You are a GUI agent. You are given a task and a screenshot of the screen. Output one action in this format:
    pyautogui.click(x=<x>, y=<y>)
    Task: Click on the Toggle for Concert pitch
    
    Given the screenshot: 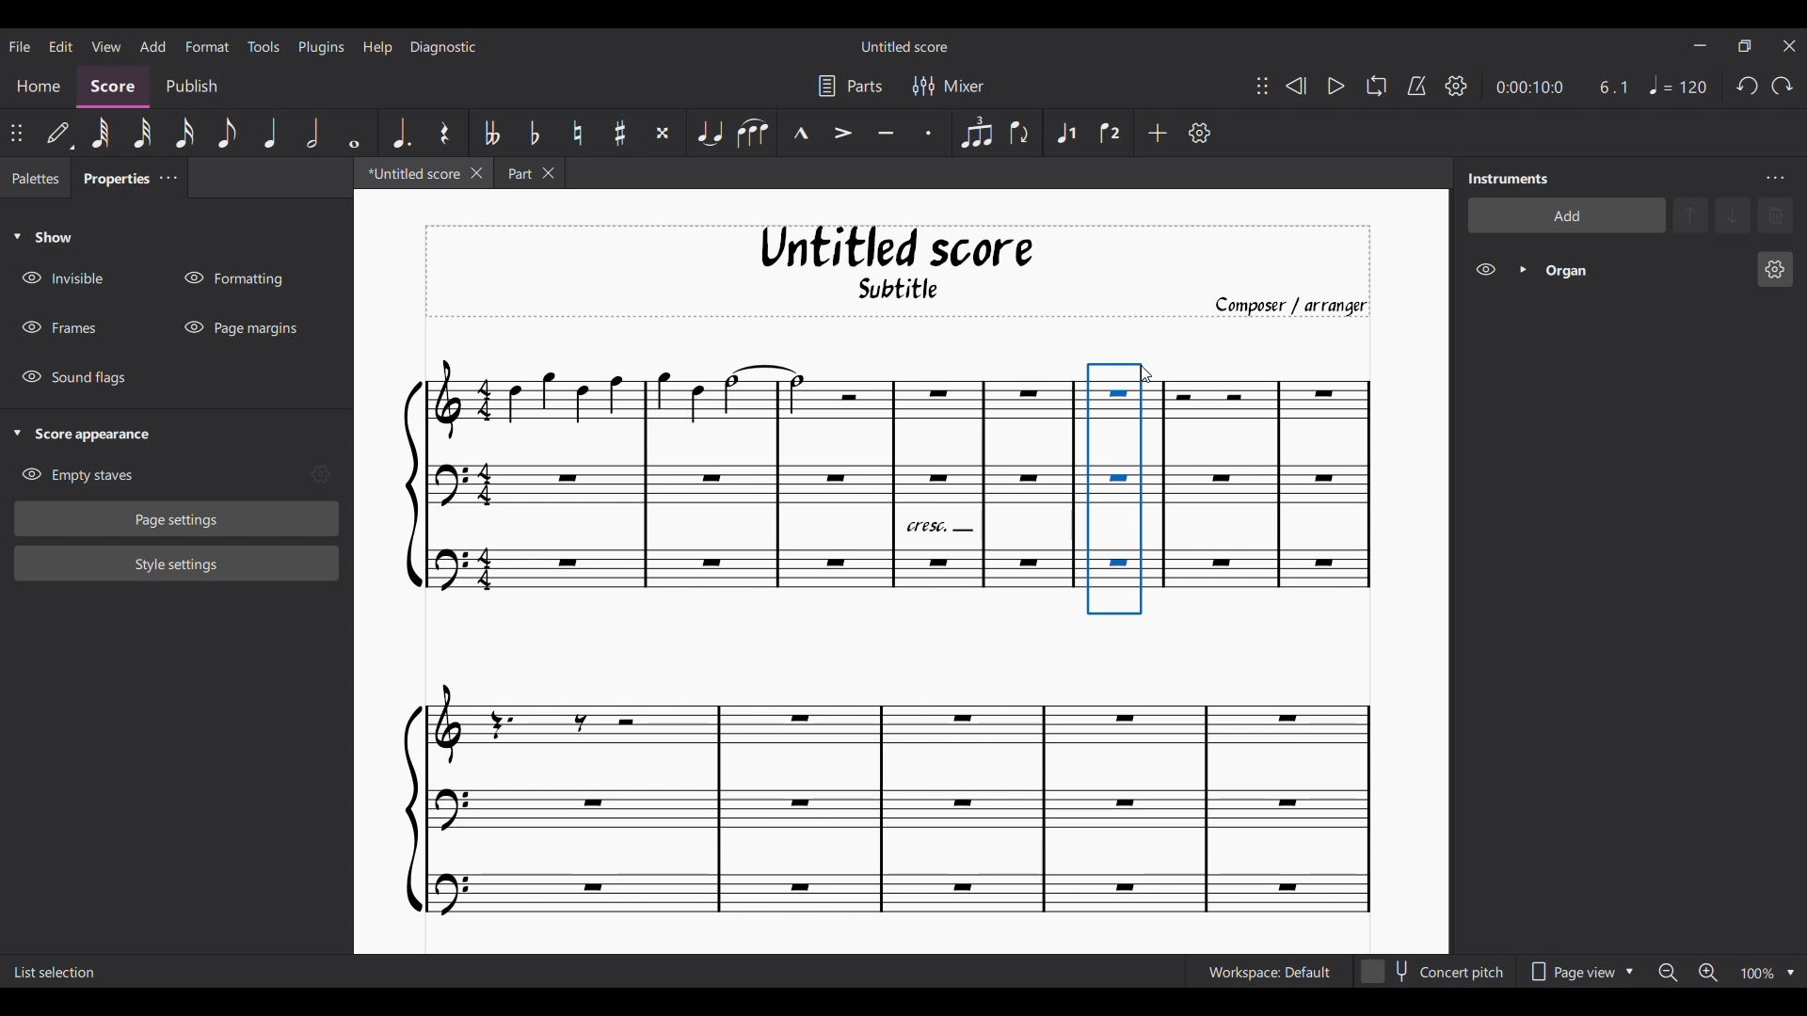 What is the action you would take?
    pyautogui.click(x=1431, y=972)
    